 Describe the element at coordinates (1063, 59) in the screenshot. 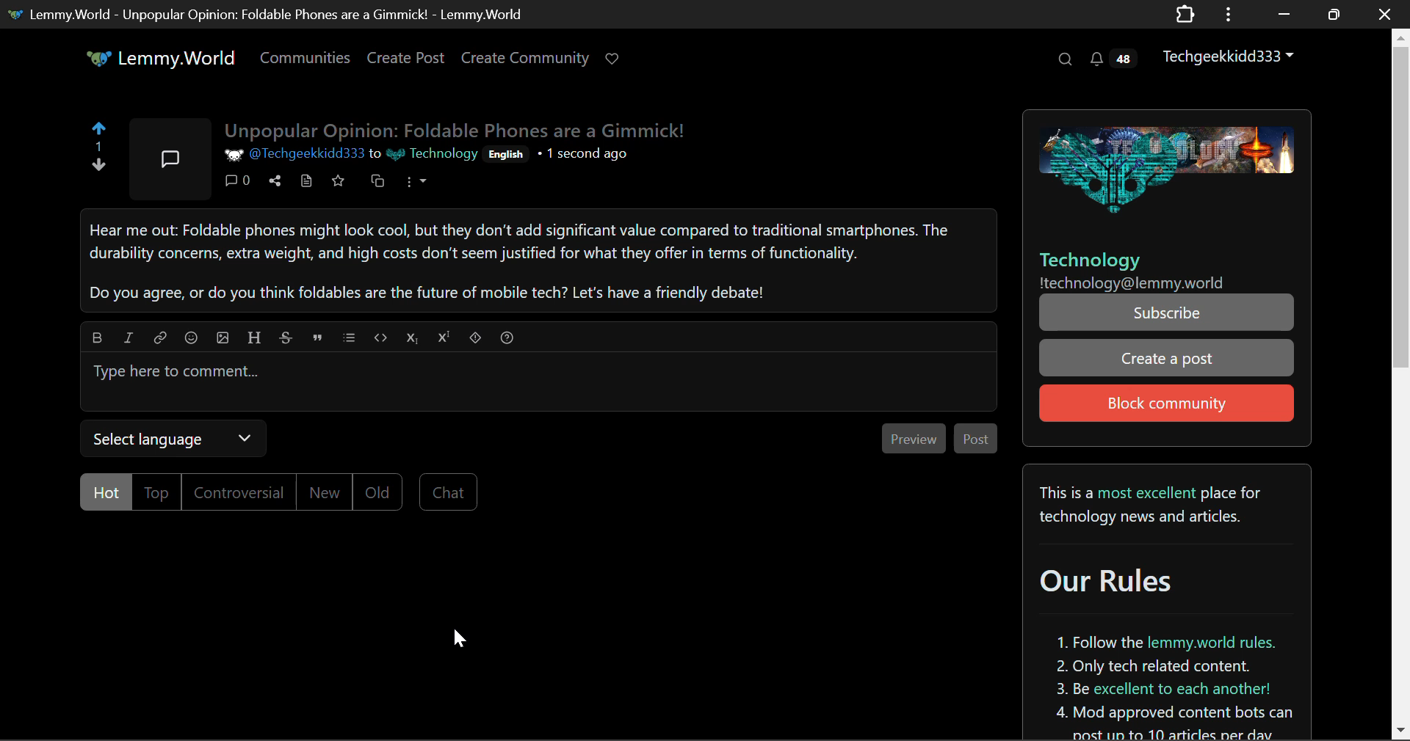

I see `Search ` at that location.